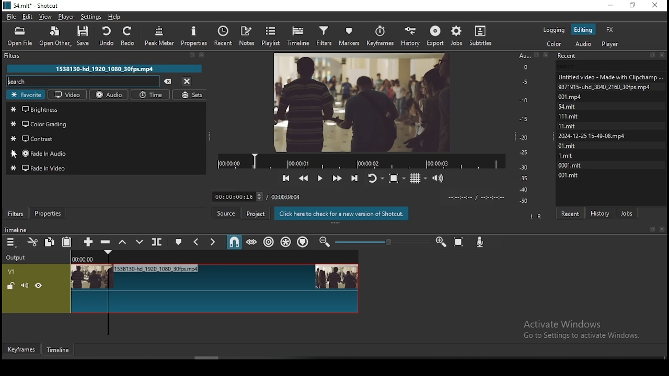 Image resolution: width=669 pixels, height=376 pixels. I want to click on jobs, so click(626, 212).